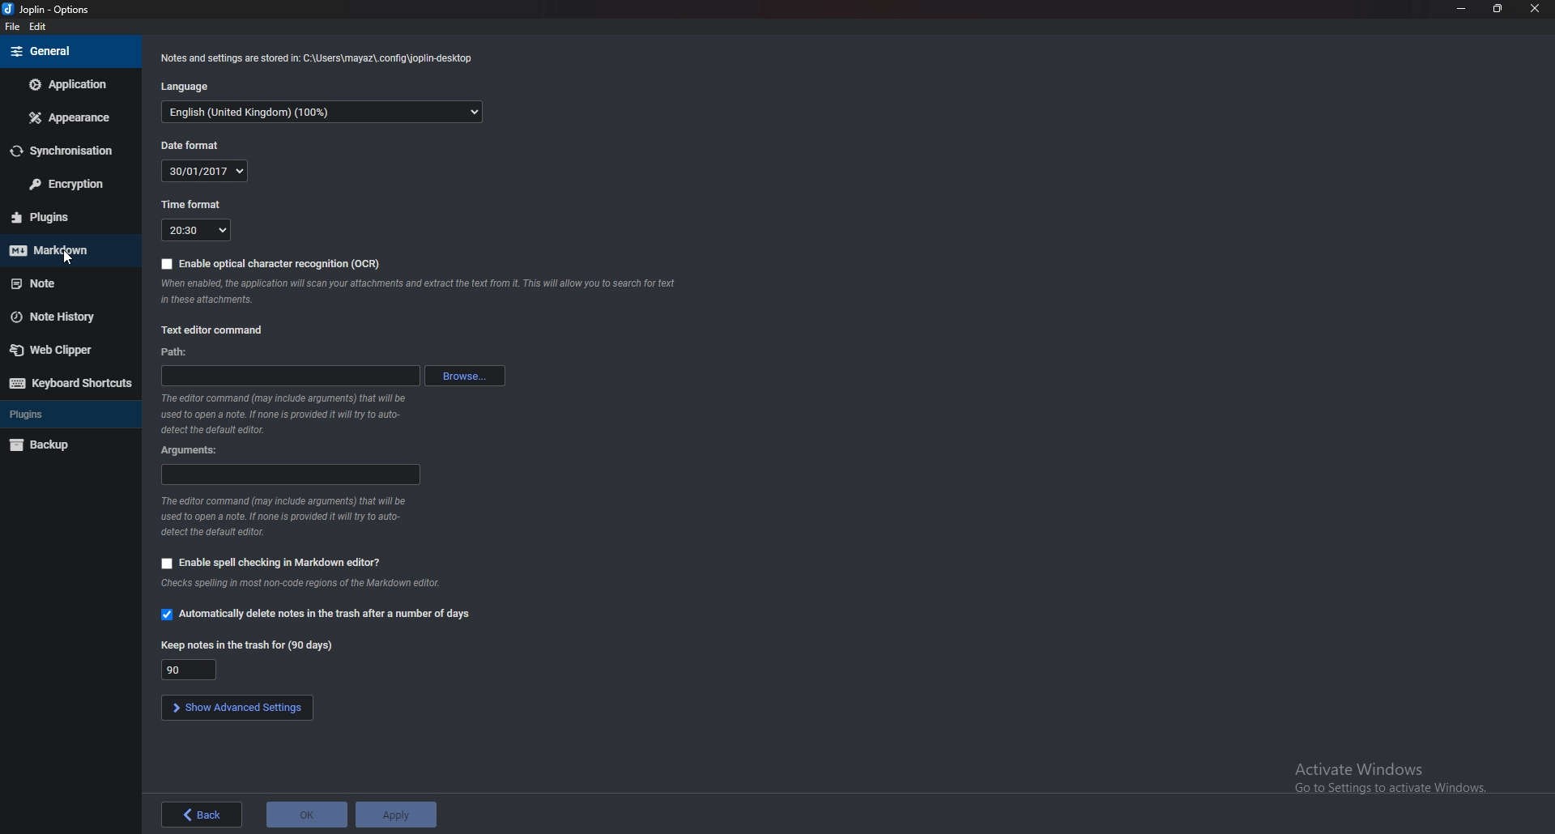 The width and height of the screenshot is (1555, 834). Describe the element at coordinates (65, 151) in the screenshot. I see `sync` at that location.